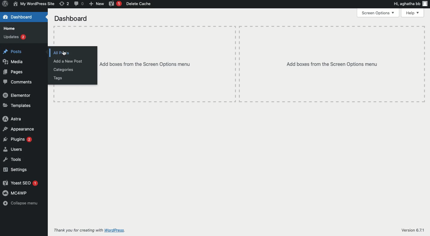  I want to click on Yoast, so click(20, 183).